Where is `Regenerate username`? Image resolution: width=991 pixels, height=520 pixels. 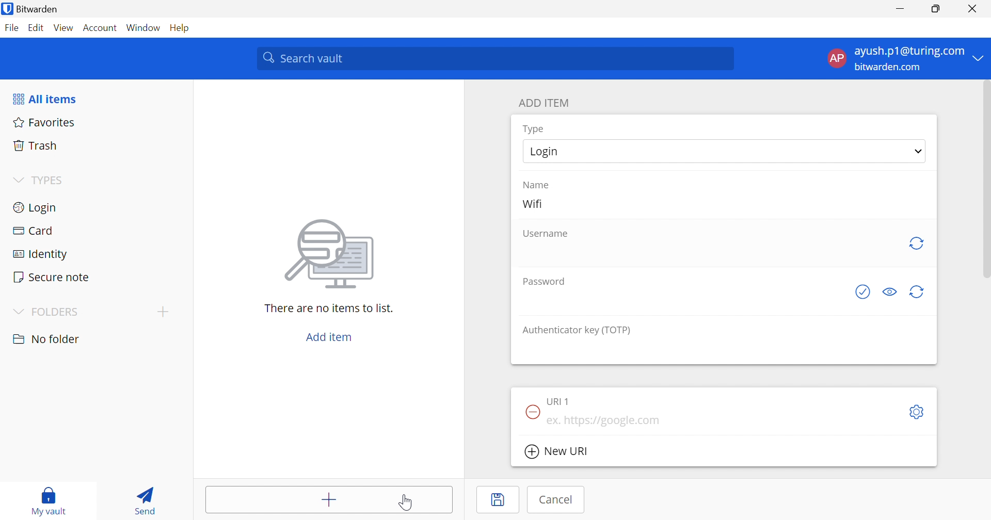
Regenerate username is located at coordinates (916, 243).